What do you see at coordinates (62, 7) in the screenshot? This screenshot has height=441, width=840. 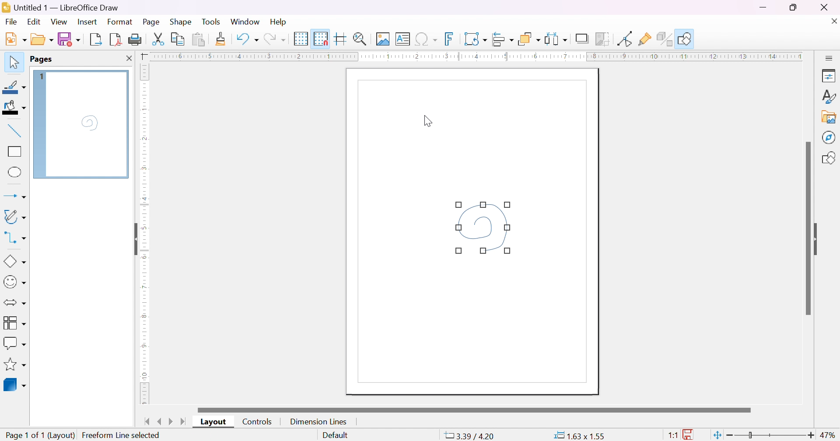 I see `application name` at bounding box center [62, 7].